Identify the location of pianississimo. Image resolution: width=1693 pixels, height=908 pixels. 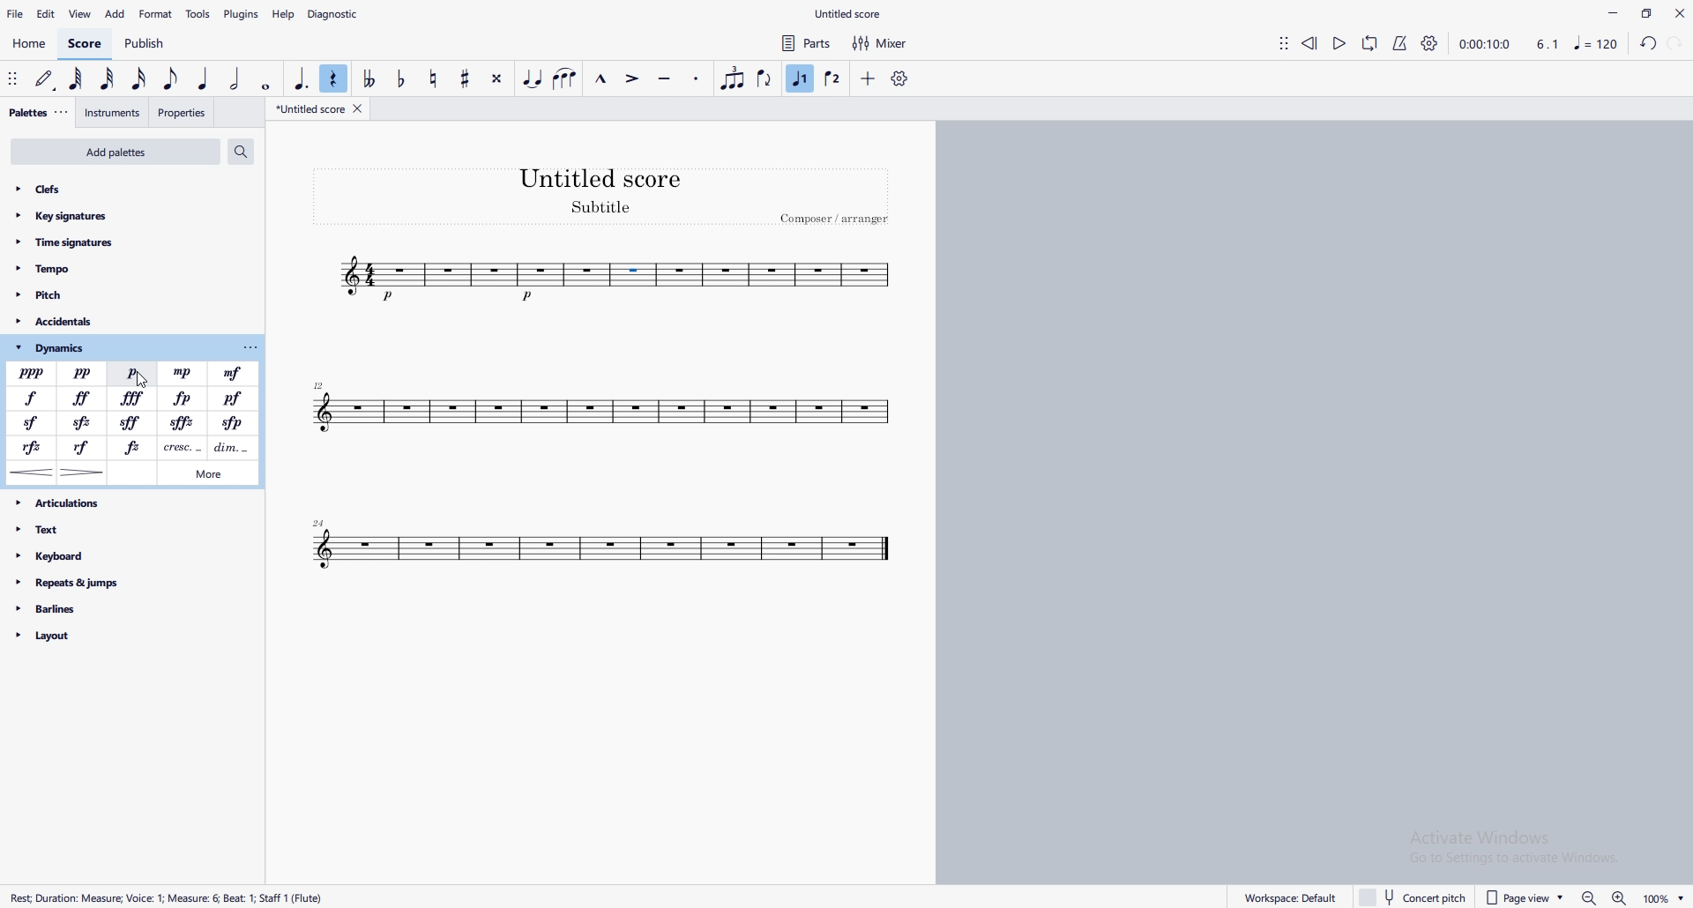
(30, 373).